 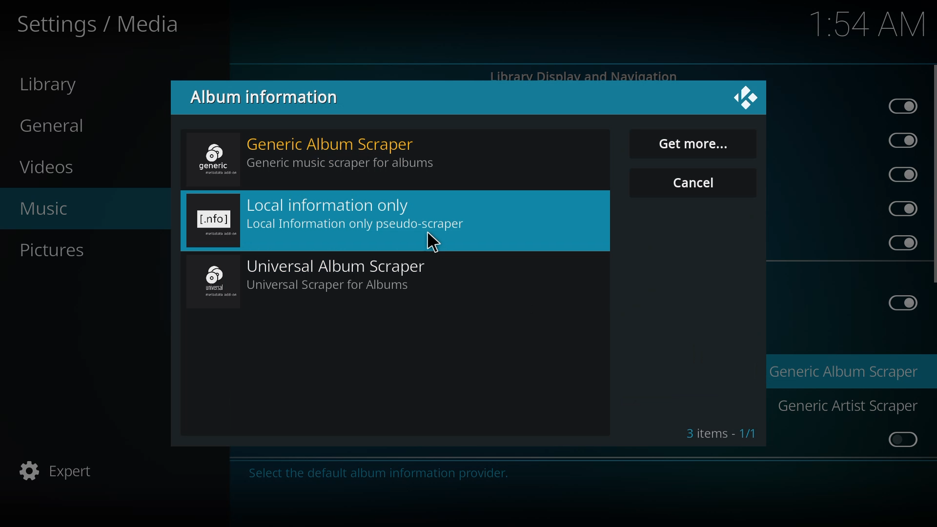 What do you see at coordinates (61, 126) in the screenshot?
I see `general` at bounding box center [61, 126].